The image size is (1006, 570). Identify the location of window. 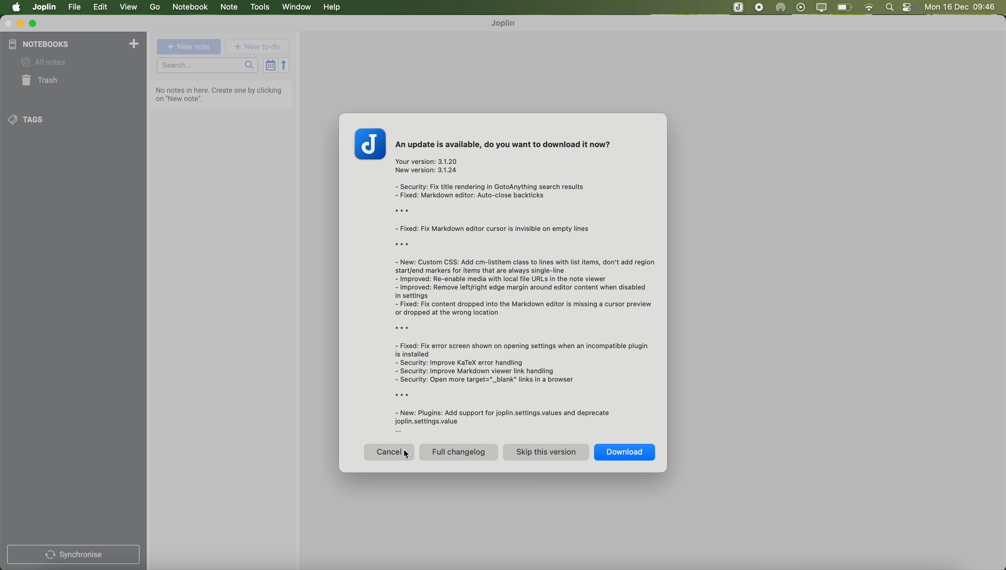
(297, 8).